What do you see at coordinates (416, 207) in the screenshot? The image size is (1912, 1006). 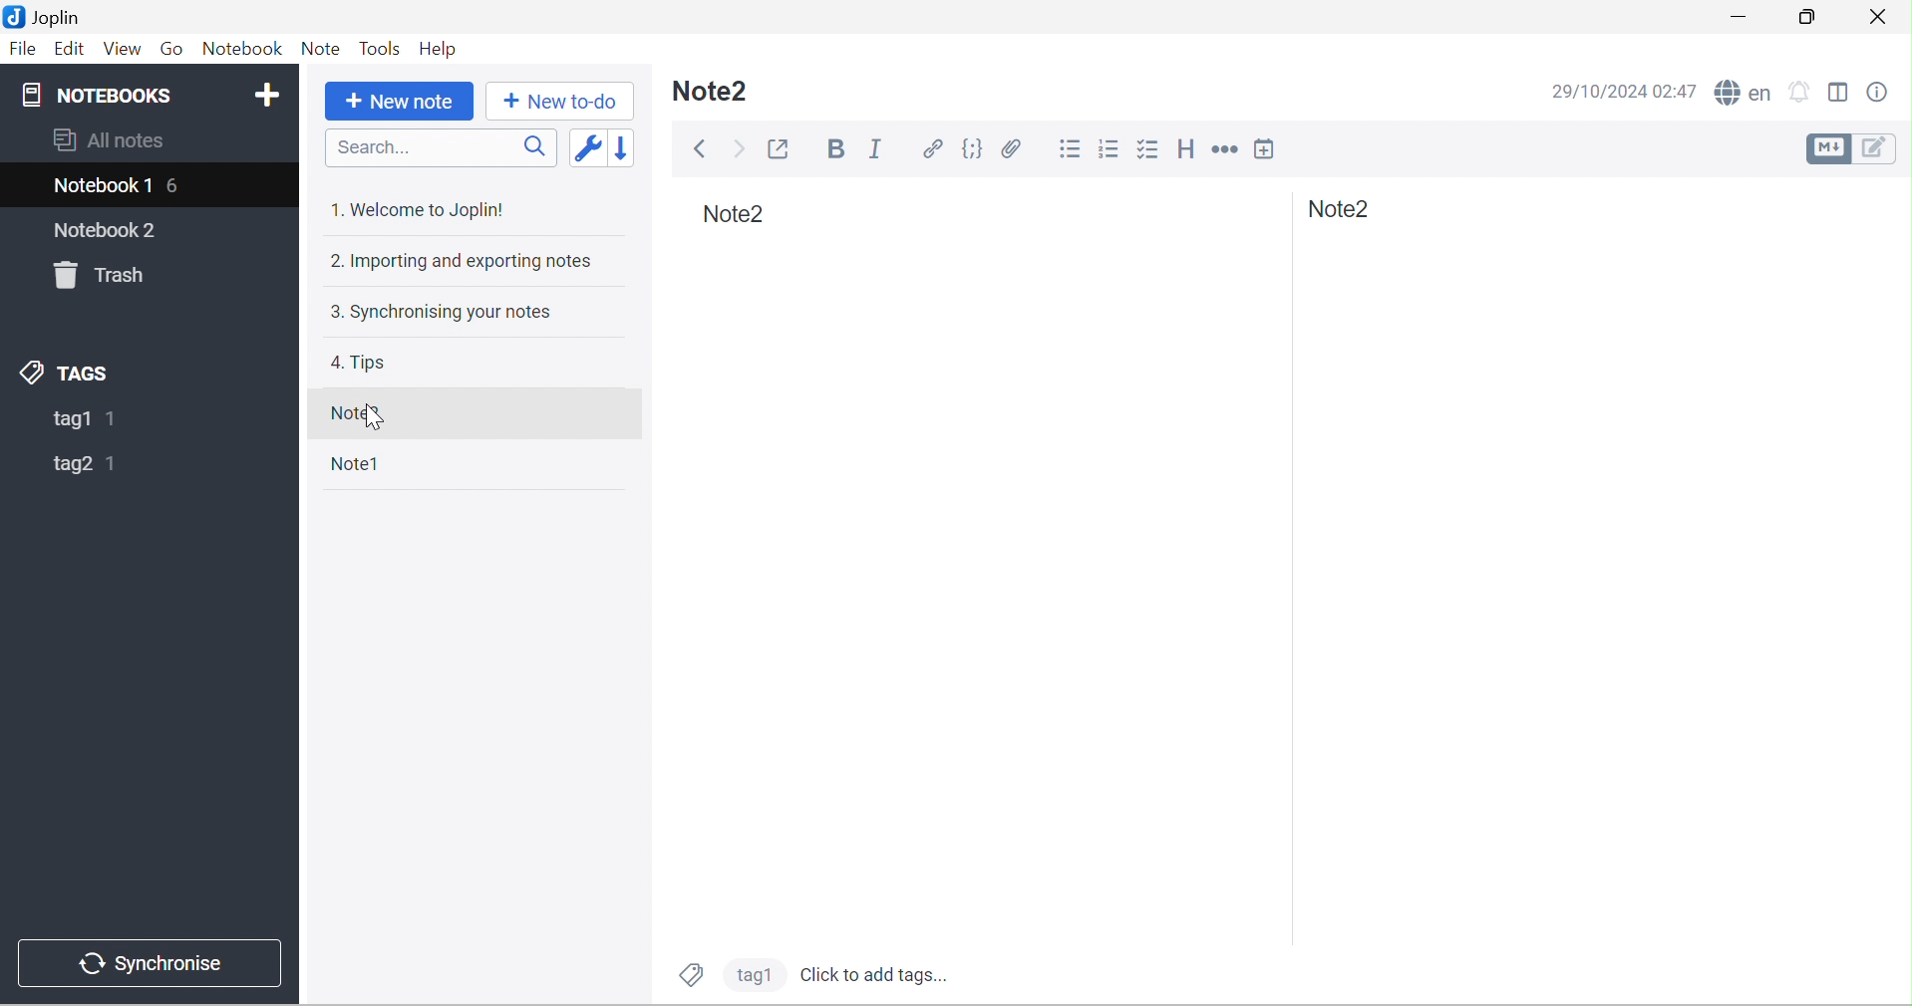 I see `1. Welcome to Joplin!` at bounding box center [416, 207].